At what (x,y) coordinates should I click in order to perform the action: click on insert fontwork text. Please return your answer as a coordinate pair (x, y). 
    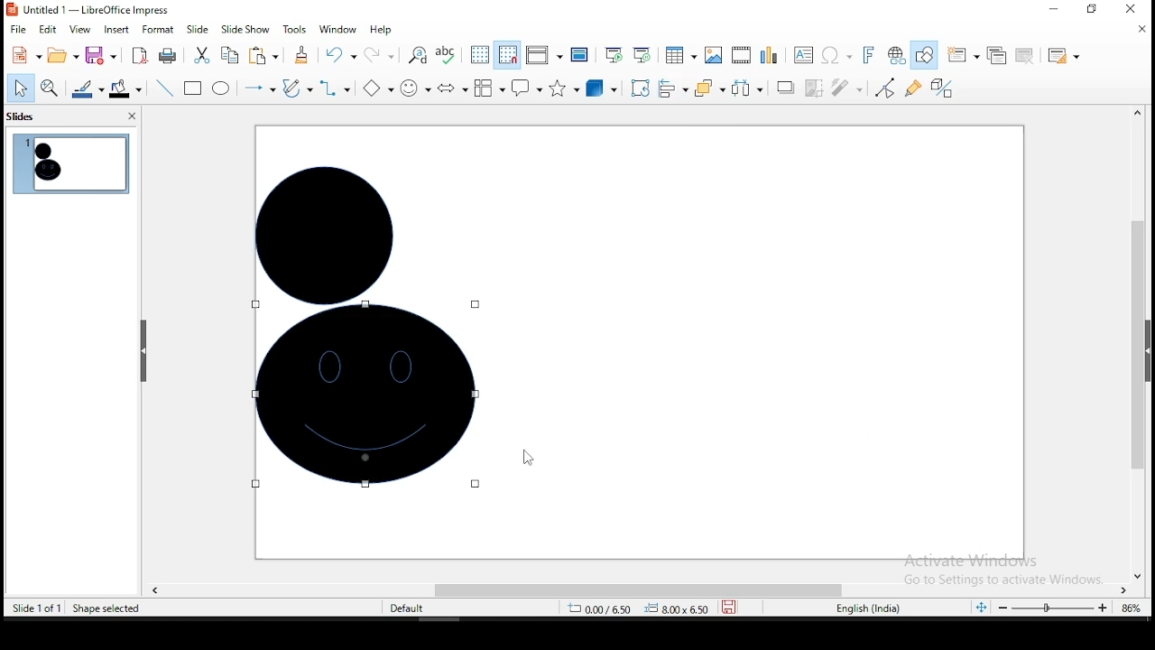
    Looking at the image, I should click on (870, 54).